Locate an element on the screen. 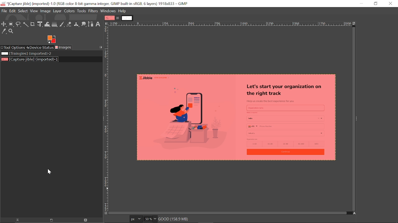  Move tool is located at coordinates (4, 24).